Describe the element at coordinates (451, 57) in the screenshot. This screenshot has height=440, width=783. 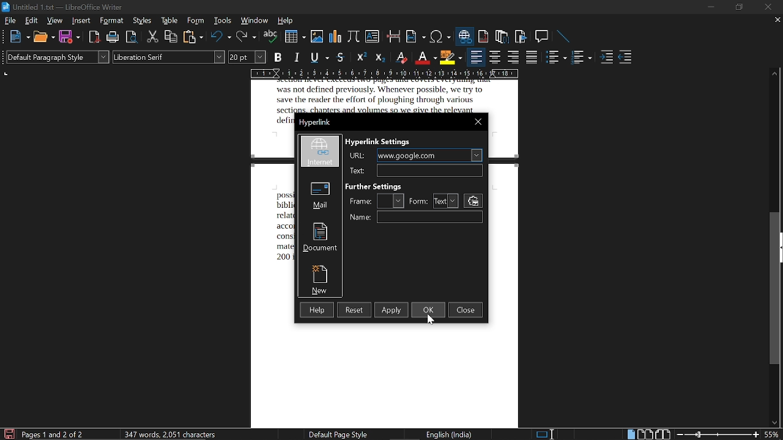
I see `highlight` at that location.